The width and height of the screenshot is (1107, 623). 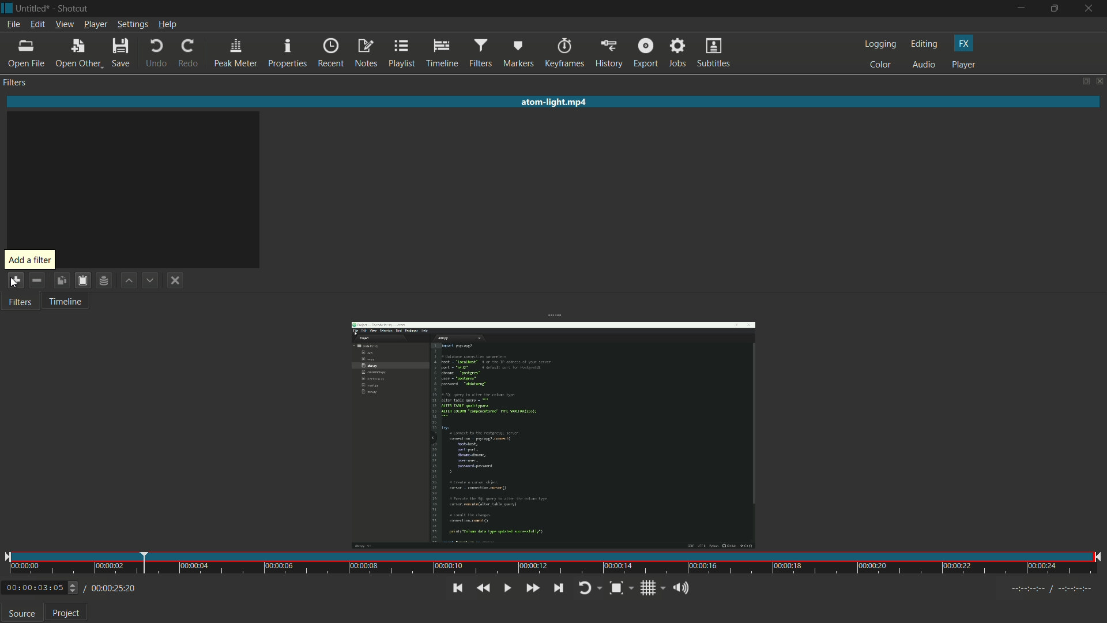 What do you see at coordinates (189, 54) in the screenshot?
I see `redo` at bounding box center [189, 54].